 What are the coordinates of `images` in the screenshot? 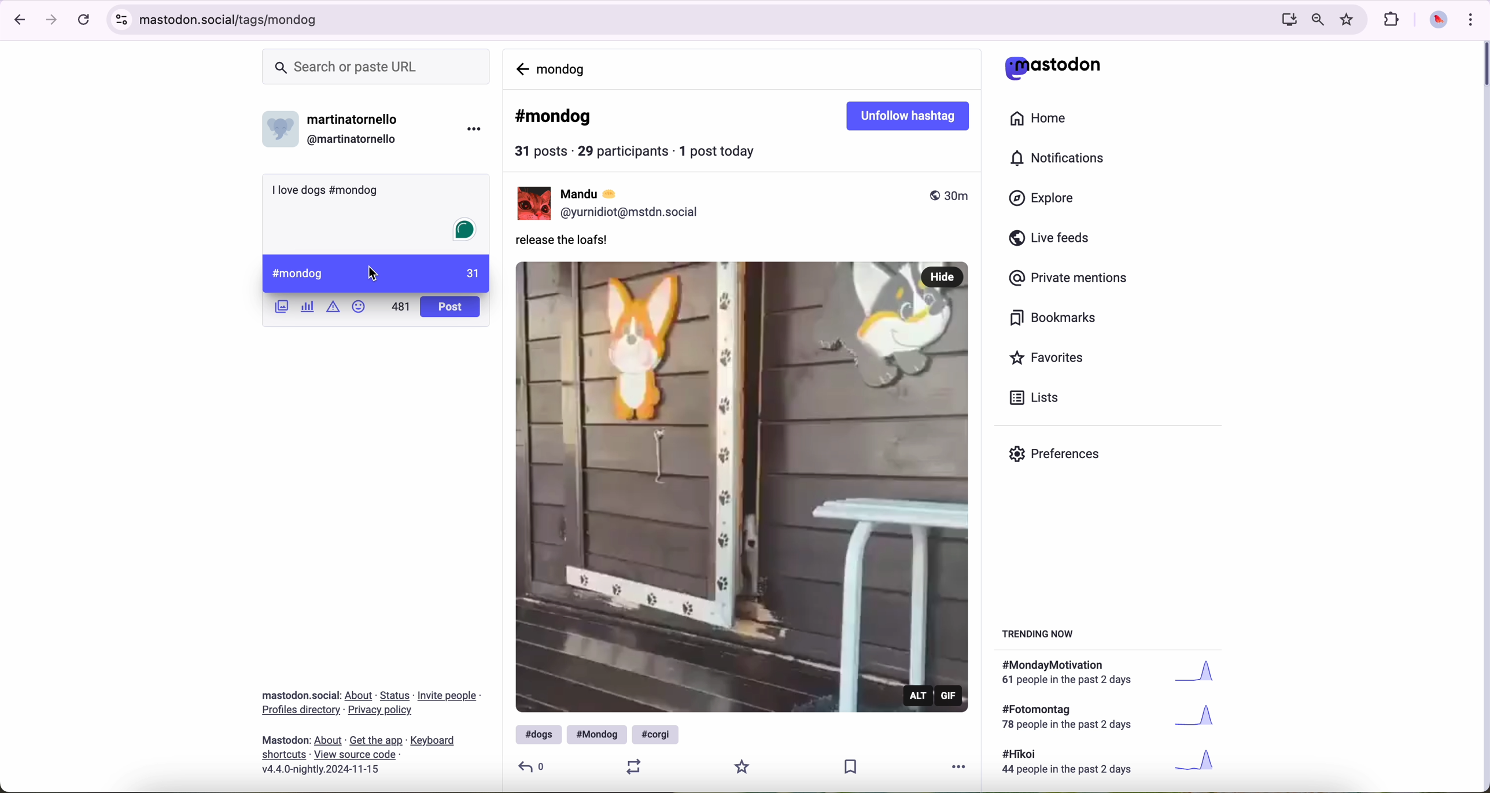 It's located at (282, 308).